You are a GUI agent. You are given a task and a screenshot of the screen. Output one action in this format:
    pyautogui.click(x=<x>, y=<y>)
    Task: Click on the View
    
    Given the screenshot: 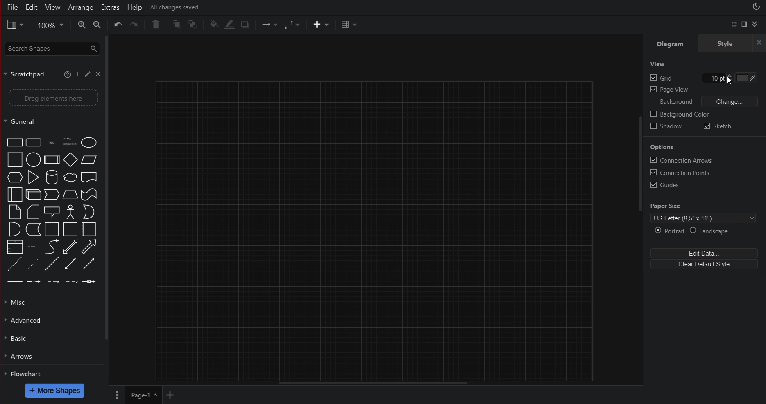 What is the action you would take?
    pyautogui.click(x=14, y=25)
    